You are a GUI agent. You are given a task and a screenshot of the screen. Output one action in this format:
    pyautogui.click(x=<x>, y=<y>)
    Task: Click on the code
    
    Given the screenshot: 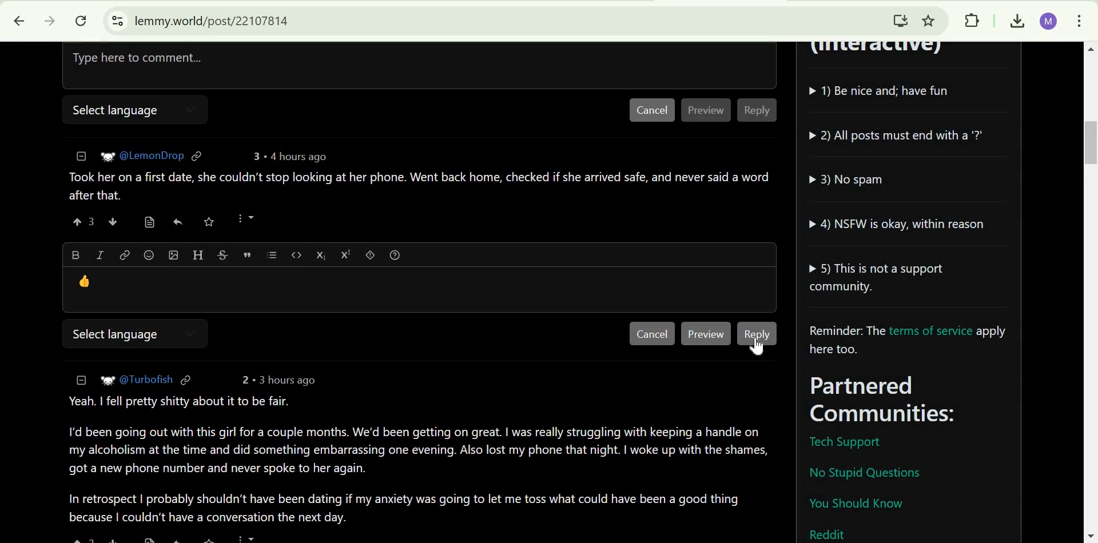 What is the action you would take?
    pyautogui.click(x=296, y=254)
    